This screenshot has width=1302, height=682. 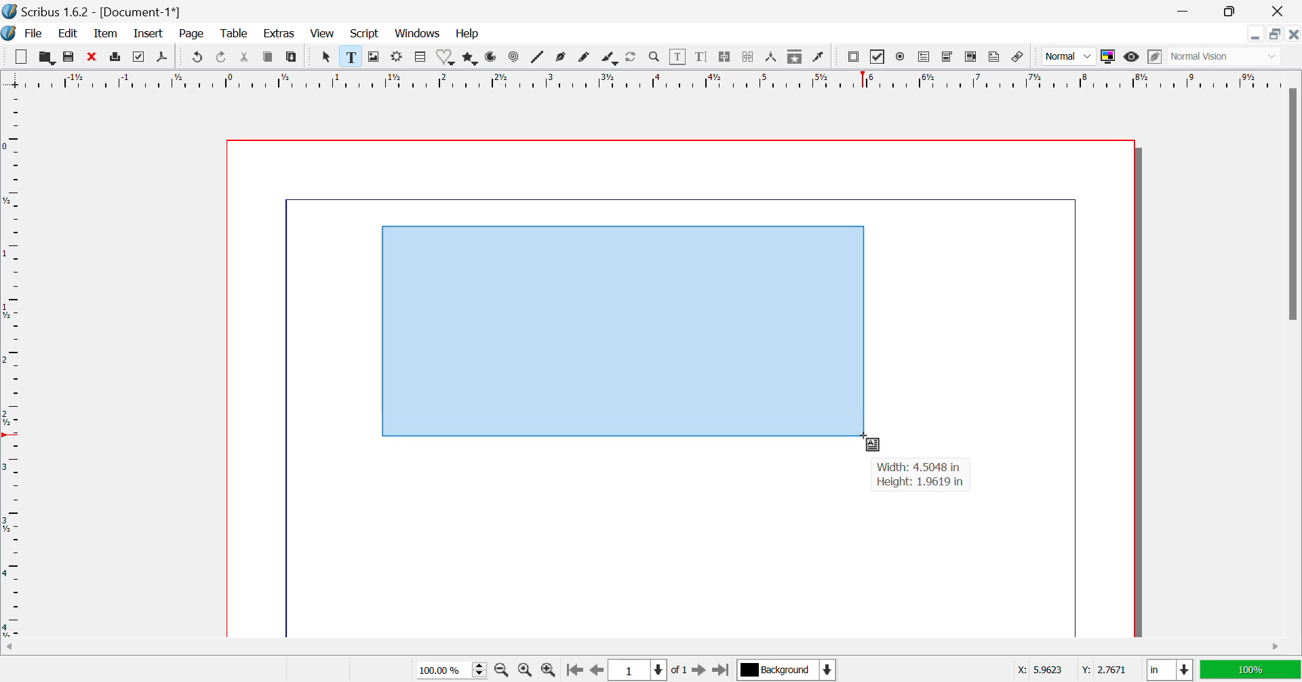 What do you see at coordinates (196, 58) in the screenshot?
I see `Undo` at bounding box center [196, 58].